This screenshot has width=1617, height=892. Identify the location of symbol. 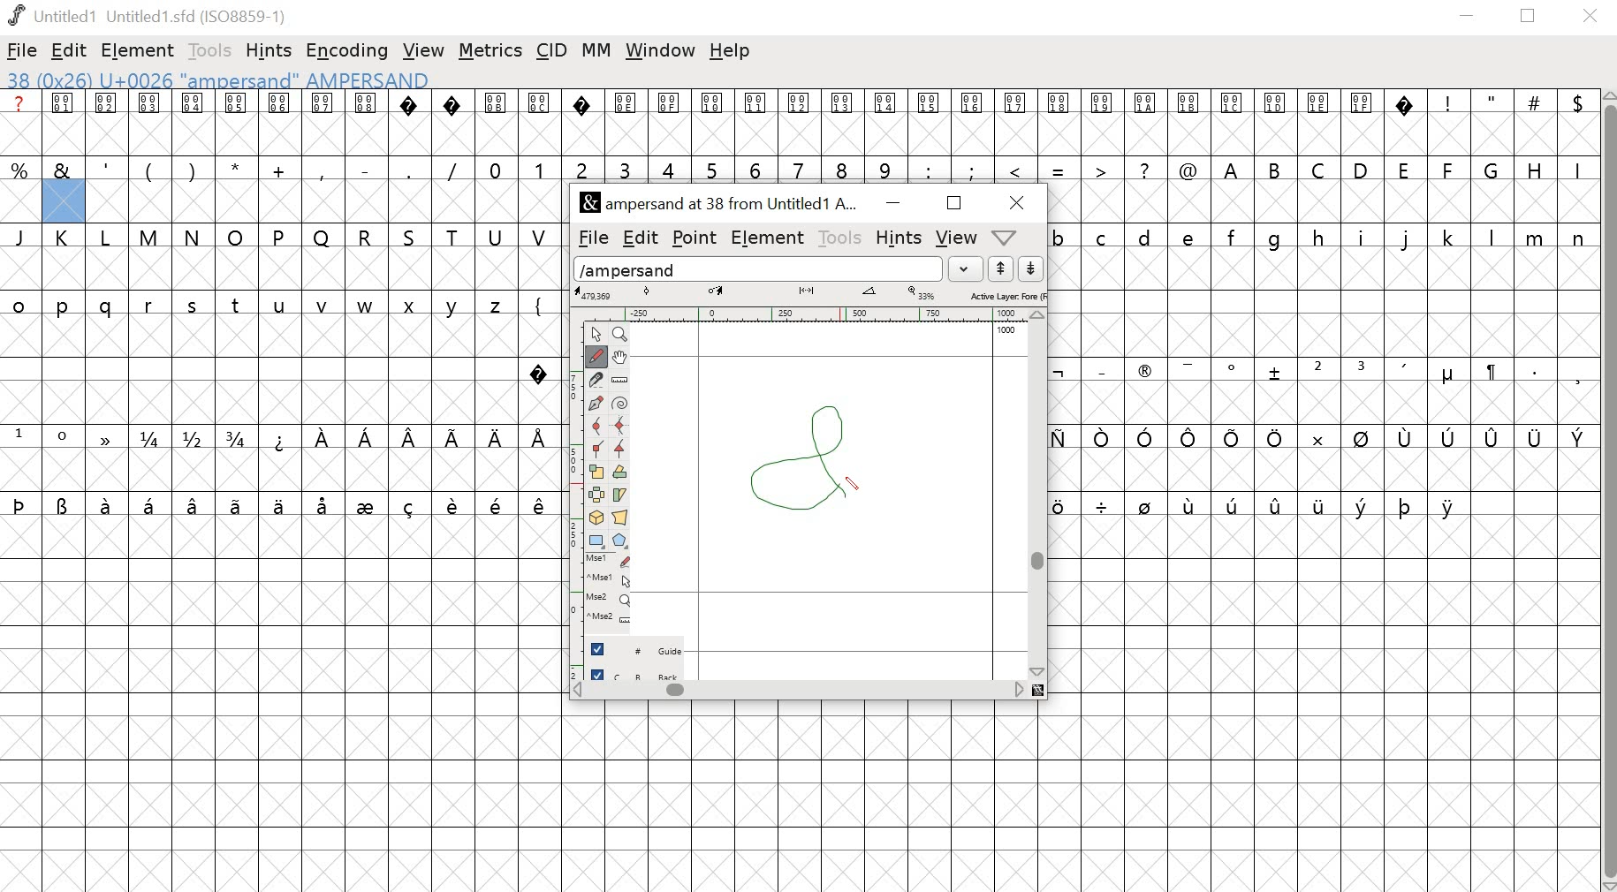
(1361, 438).